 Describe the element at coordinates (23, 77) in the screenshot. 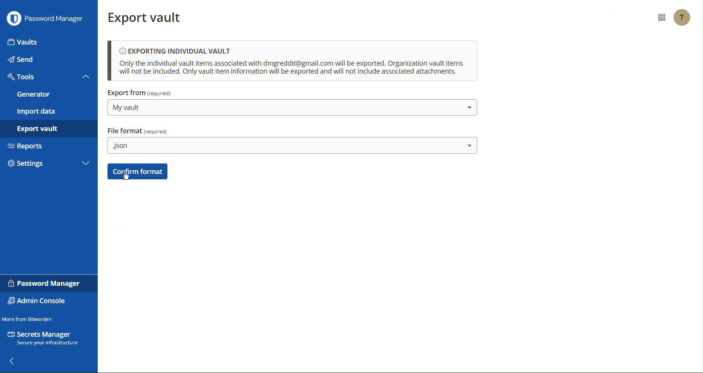

I see `Tools` at that location.